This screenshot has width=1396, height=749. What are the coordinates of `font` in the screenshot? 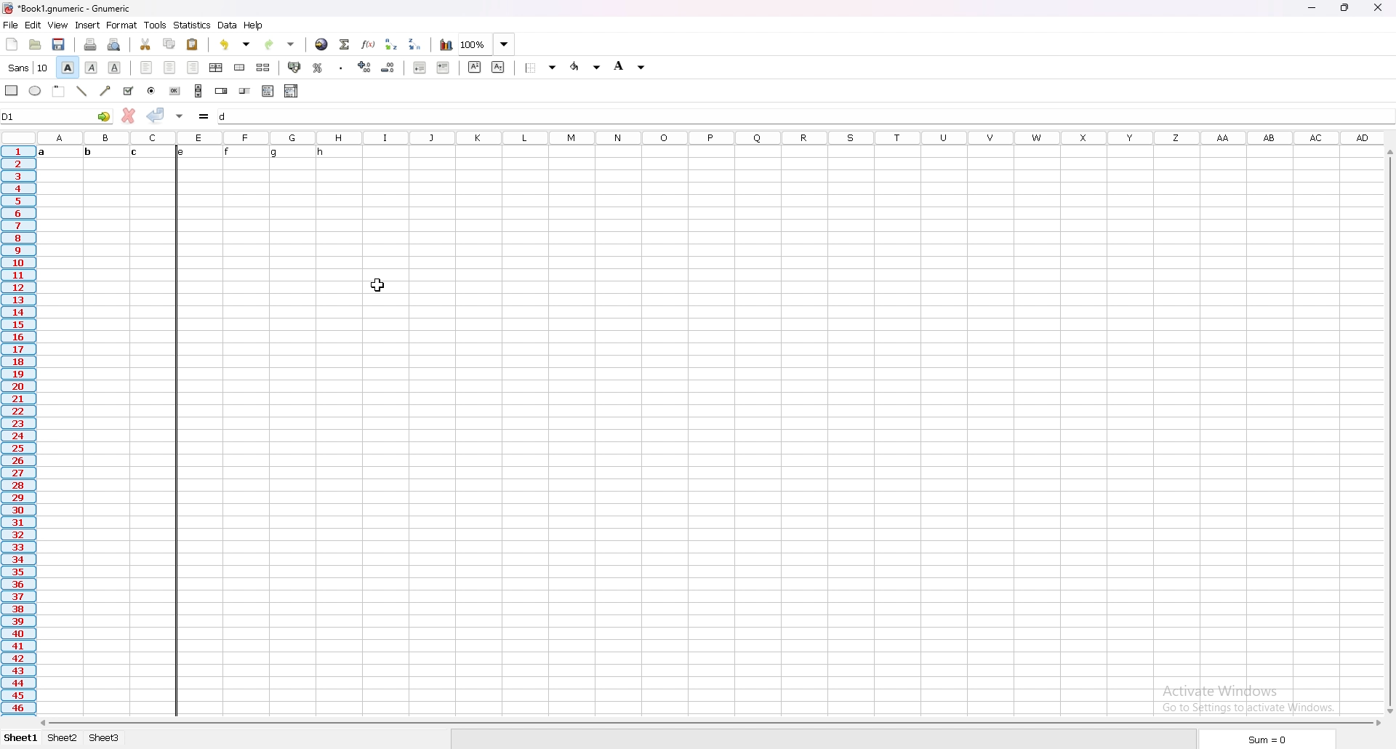 It's located at (29, 67).